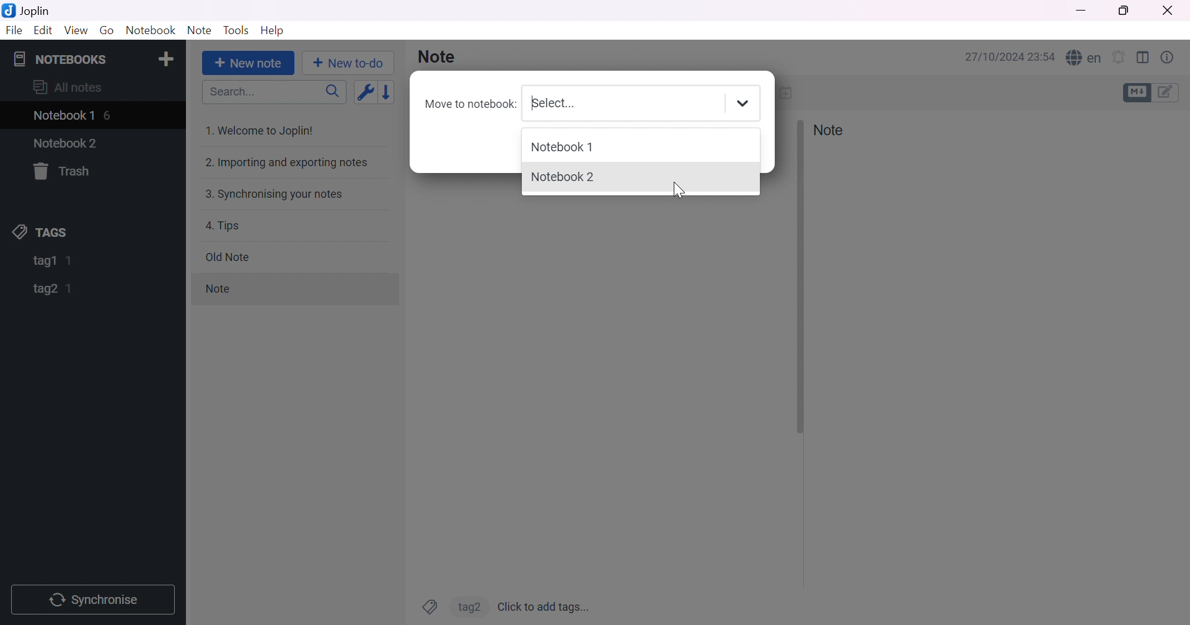  I want to click on Reverse sort order, so click(389, 92).